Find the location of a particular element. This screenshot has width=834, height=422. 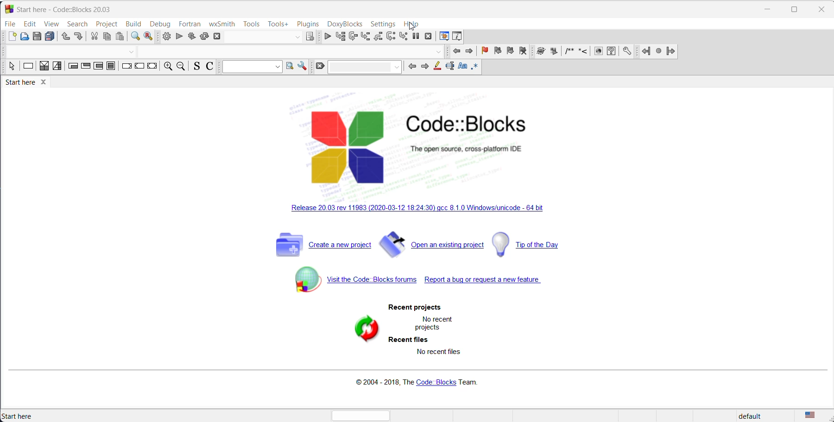

jump forward is located at coordinates (672, 52).